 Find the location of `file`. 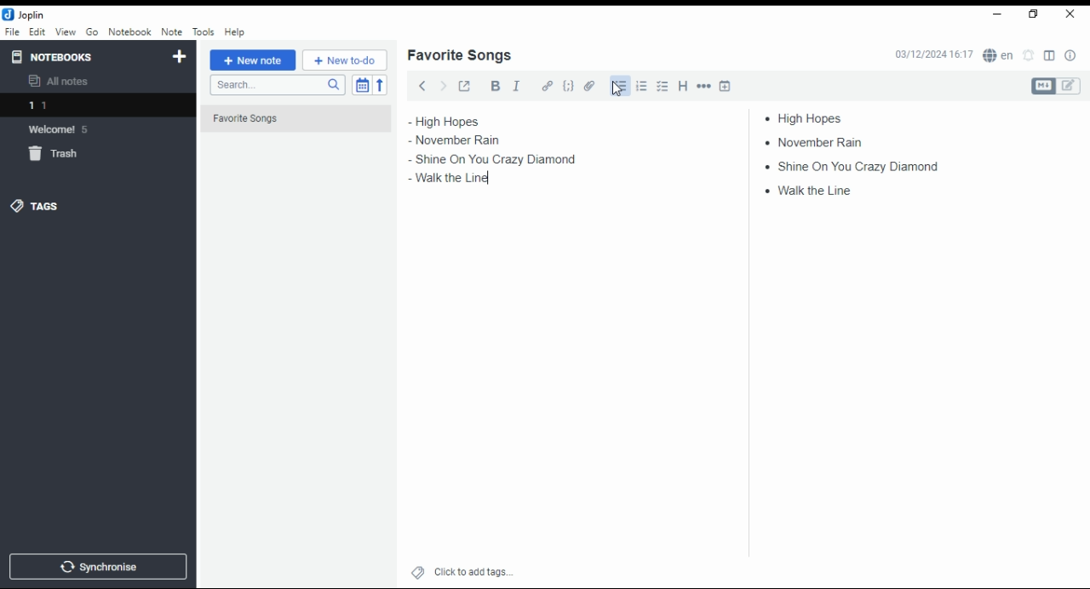

file is located at coordinates (12, 31).